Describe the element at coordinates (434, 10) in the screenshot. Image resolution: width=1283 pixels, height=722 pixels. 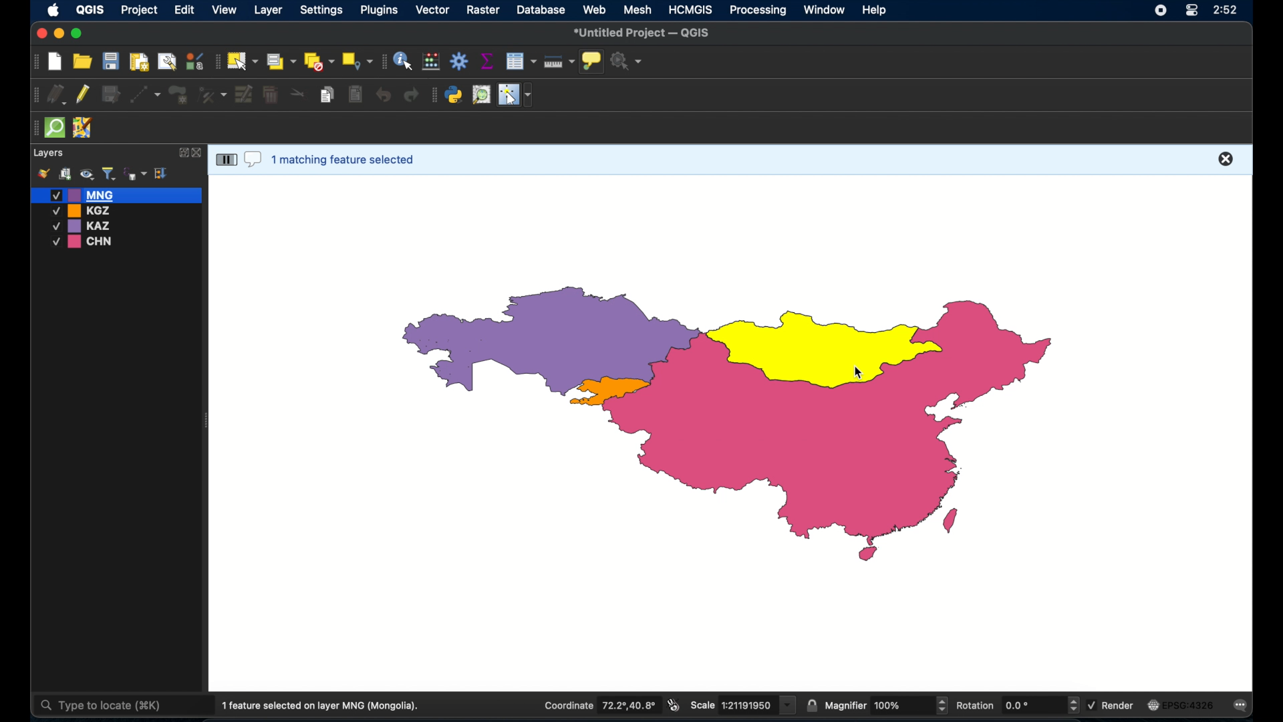
I see `vector` at that location.